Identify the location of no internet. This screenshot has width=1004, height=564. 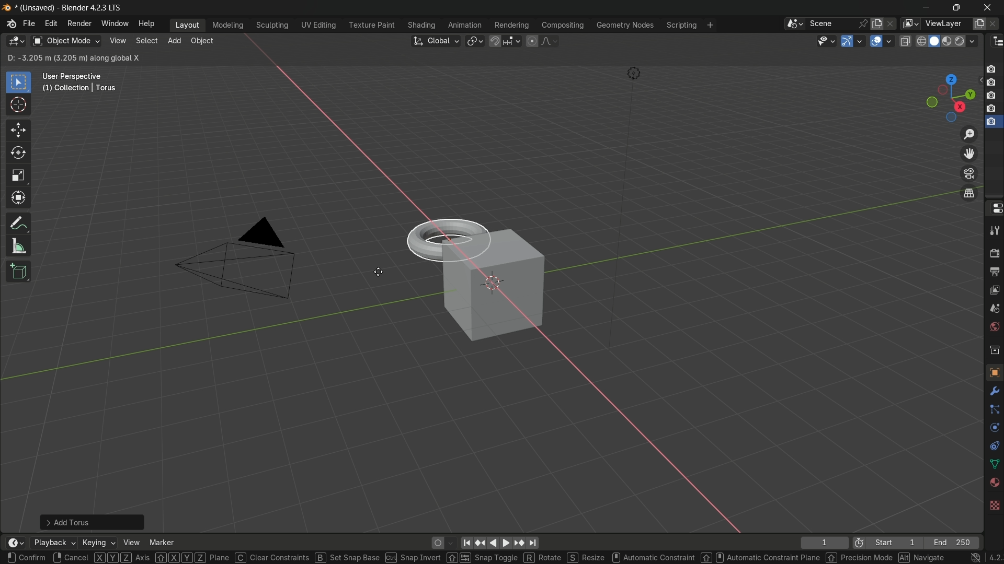
(976, 558).